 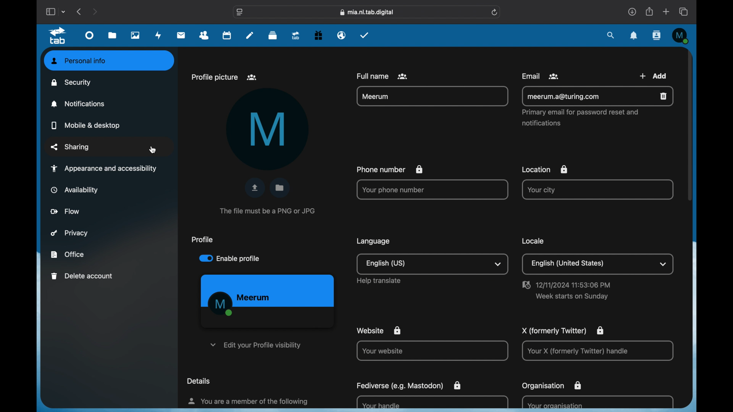 What do you see at coordinates (71, 146) in the screenshot?
I see `sharing` at bounding box center [71, 146].